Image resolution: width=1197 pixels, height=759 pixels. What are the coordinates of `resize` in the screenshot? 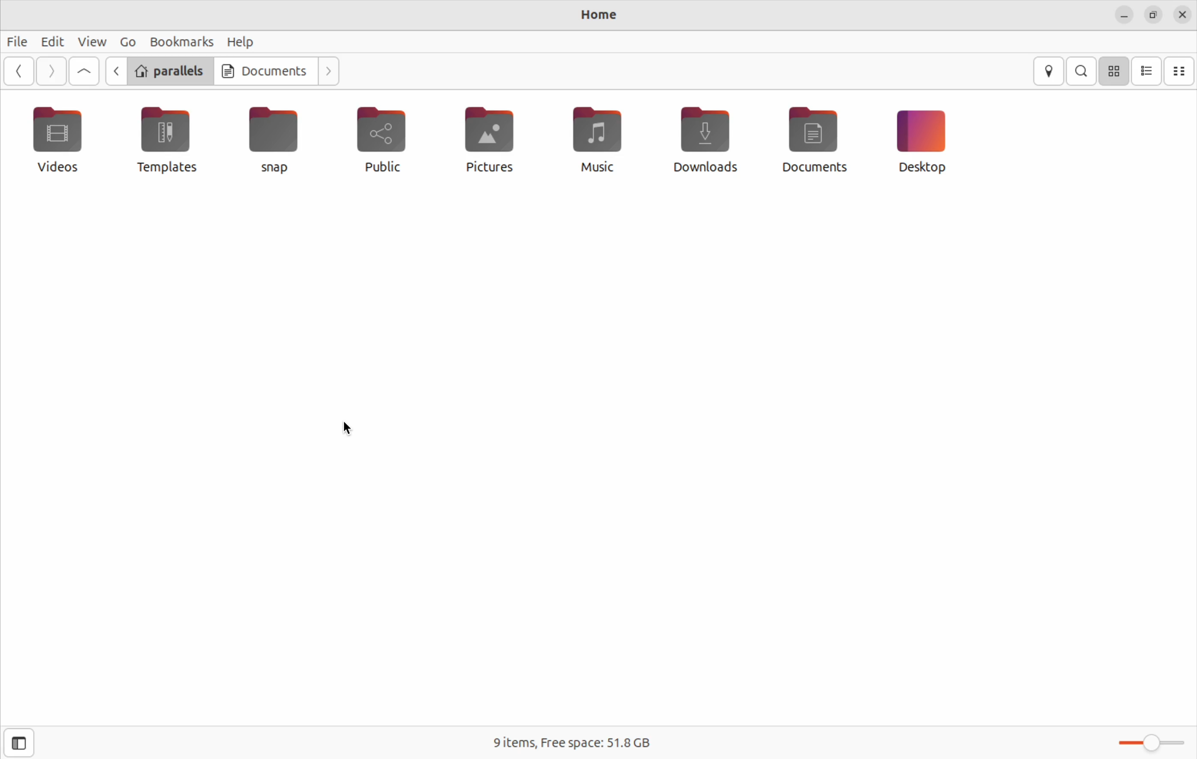 It's located at (1154, 15).